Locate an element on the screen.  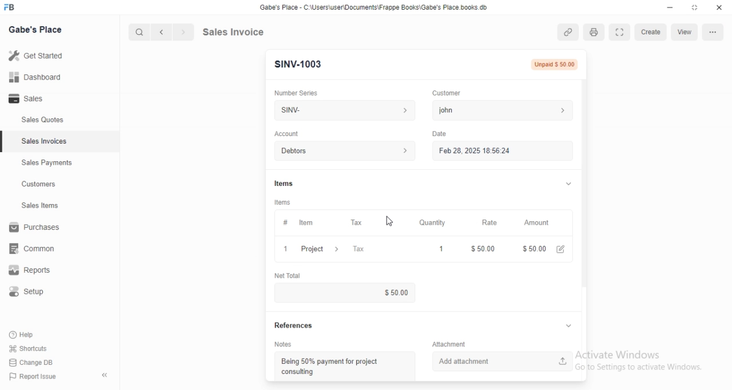
Tax is located at coordinates (359, 223).